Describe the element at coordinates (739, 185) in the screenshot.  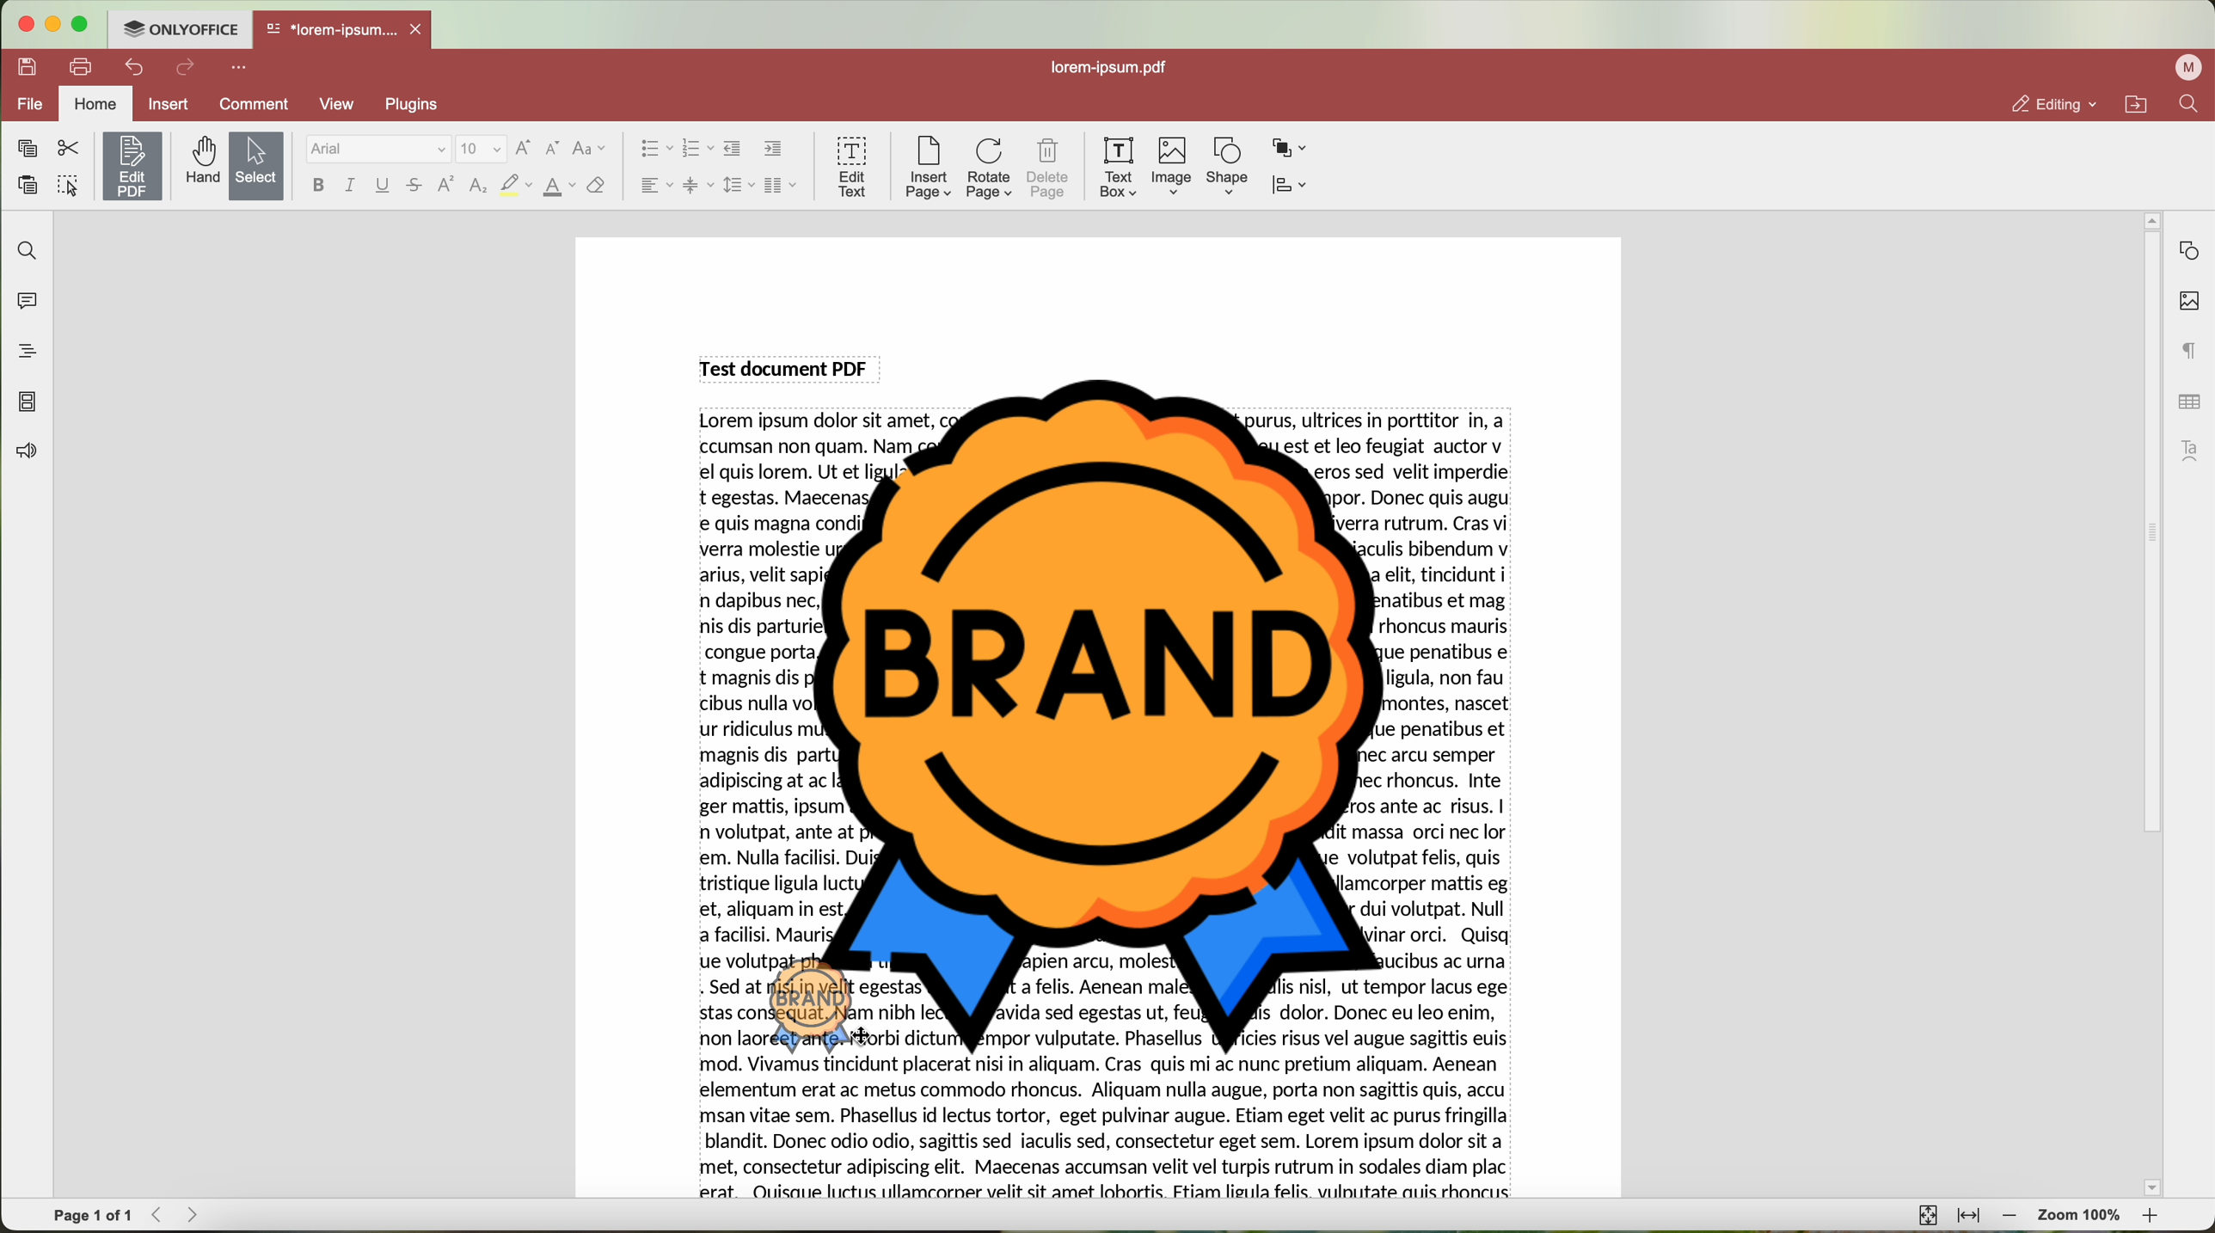
I see `line spacing` at that location.